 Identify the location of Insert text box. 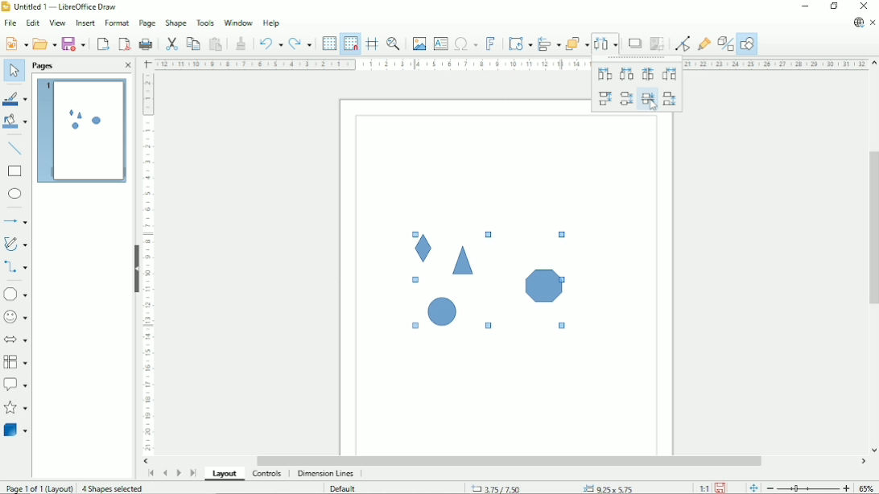
(440, 43).